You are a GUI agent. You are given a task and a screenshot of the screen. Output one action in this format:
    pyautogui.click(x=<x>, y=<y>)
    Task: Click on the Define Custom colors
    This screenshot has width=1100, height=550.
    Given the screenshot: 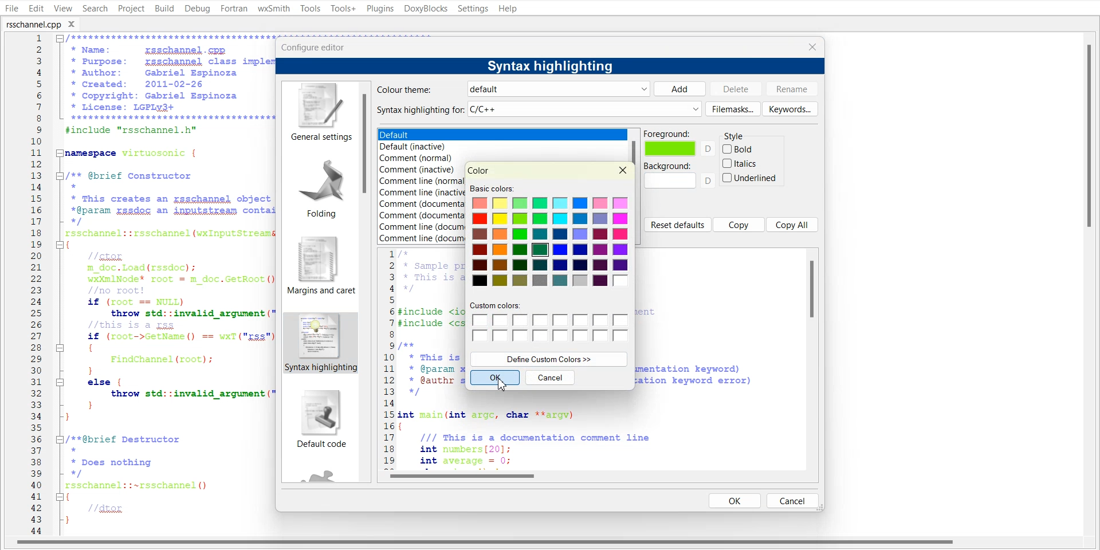 What is the action you would take?
    pyautogui.click(x=549, y=359)
    